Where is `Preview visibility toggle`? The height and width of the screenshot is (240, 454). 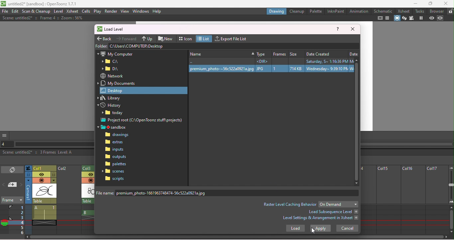 Preview visibility toggle is located at coordinates (41, 175).